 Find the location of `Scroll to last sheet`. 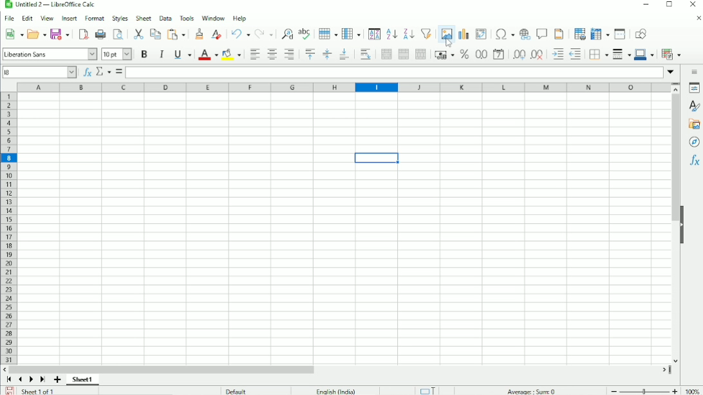

Scroll to last sheet is located at coordinates (43, 380).